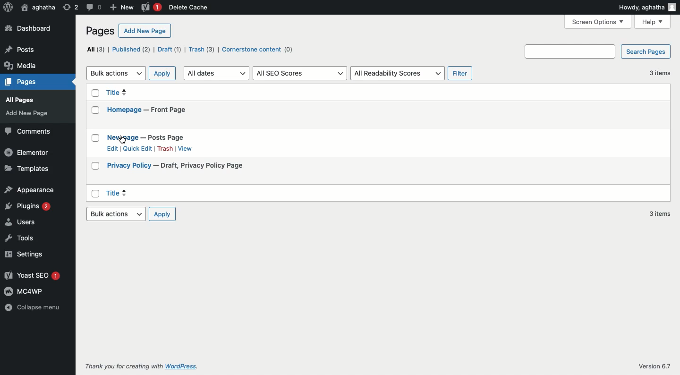 Image resolution: width=680 pixels, height=375 pixels. Describe the element at coordinates (129, 49) in the screenshot. I see `Published` at that location.